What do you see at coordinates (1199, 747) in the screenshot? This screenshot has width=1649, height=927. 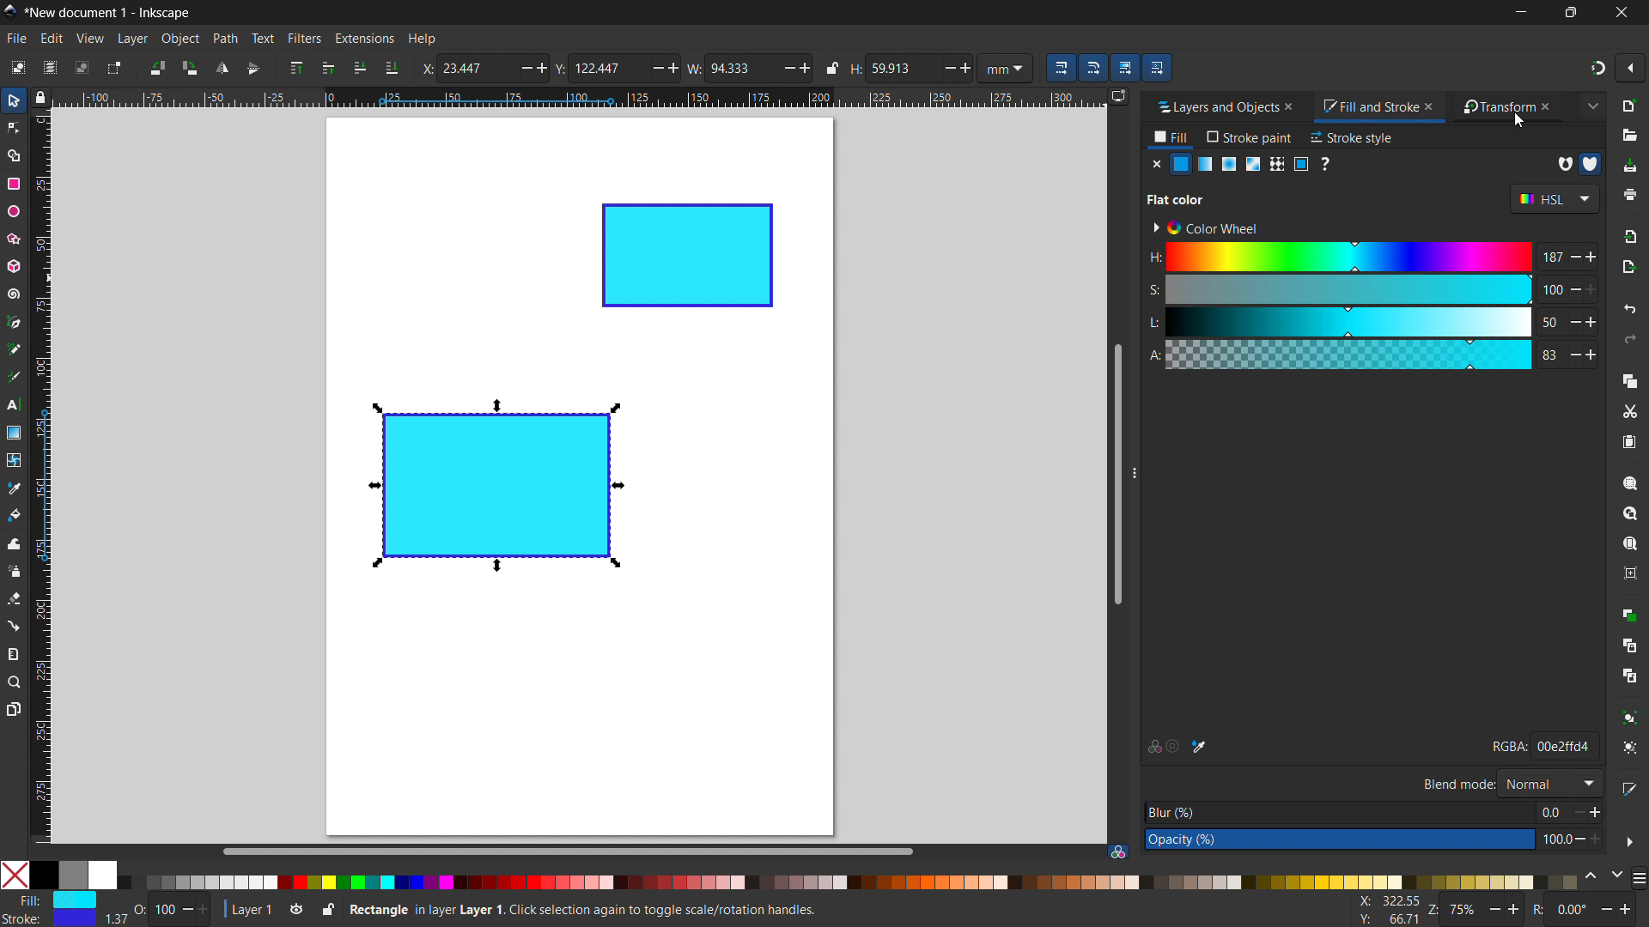 I see `pick color` at bounding box center [1199, 747].